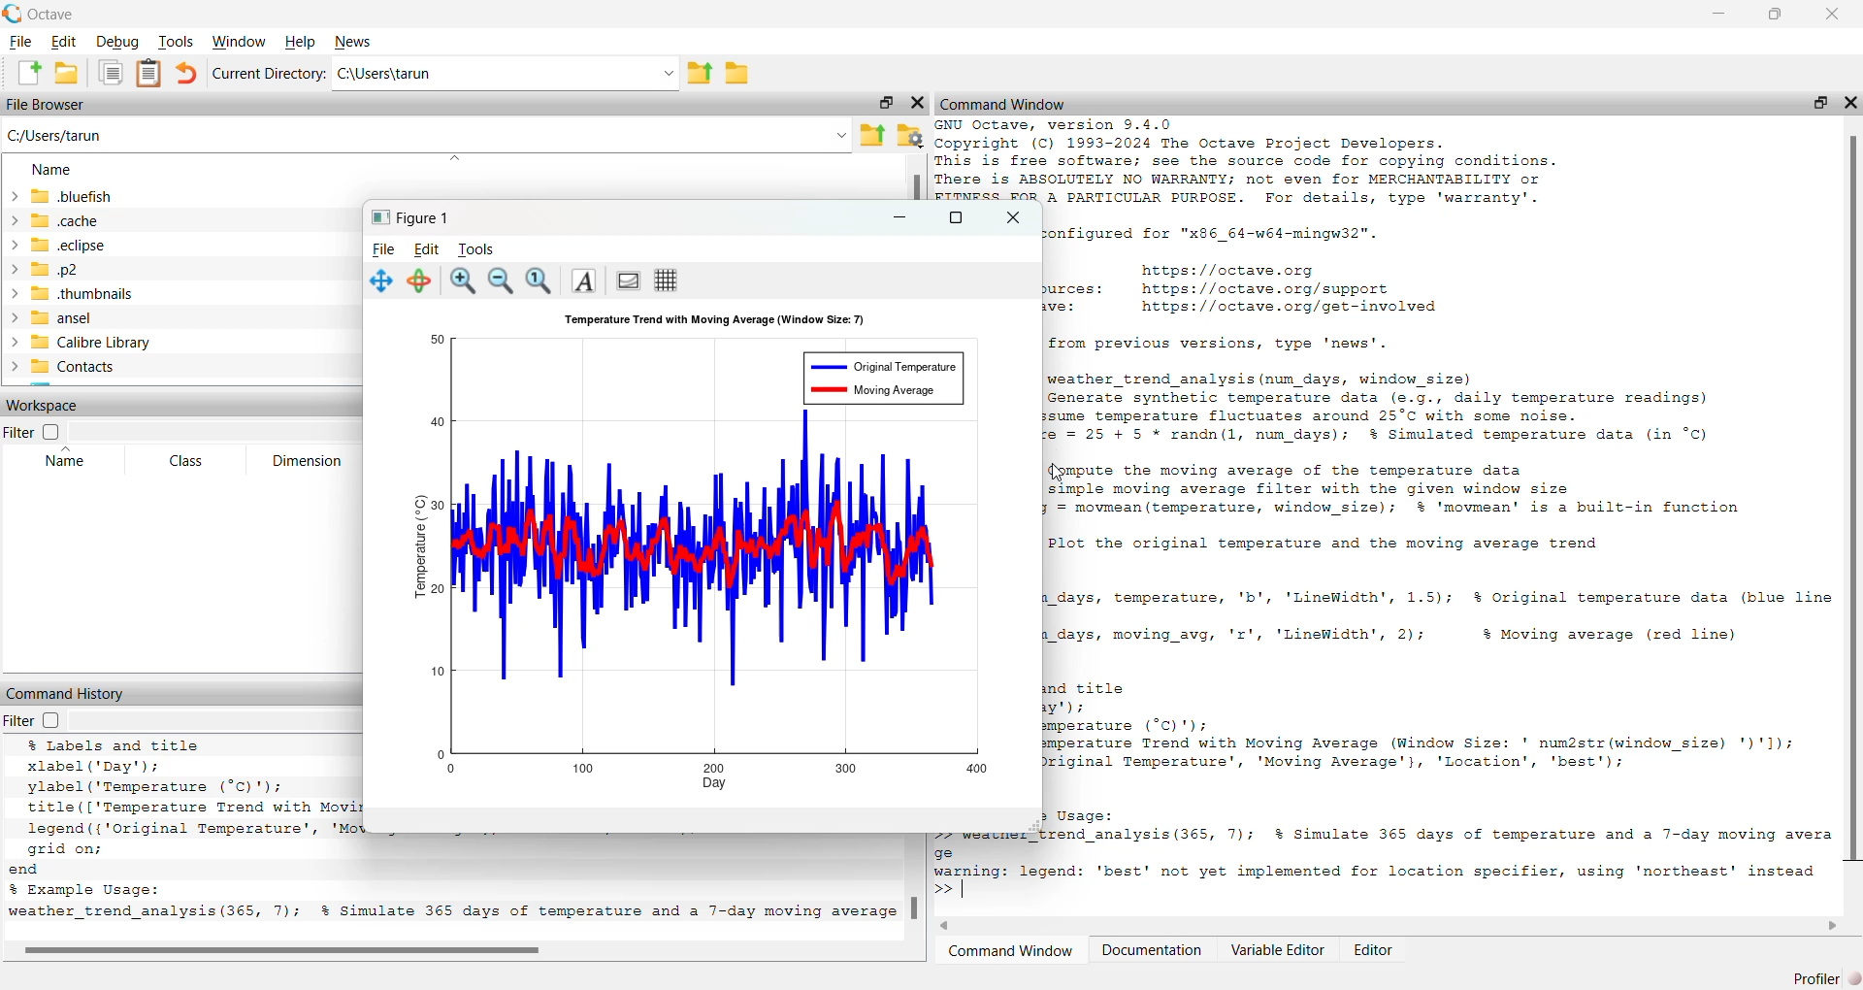 The width and height of the screenshot is (1863, 990). What do you see at coordinates (1851, 496) in the screenshot?
I see `Scrollbar` at bounding box center [1851, 496].